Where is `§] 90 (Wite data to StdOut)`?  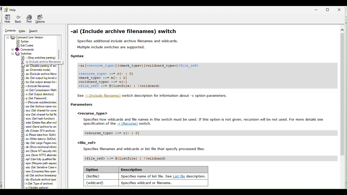
§] 90 (Wite data to StdOut) is located at coordinates (39, 139).